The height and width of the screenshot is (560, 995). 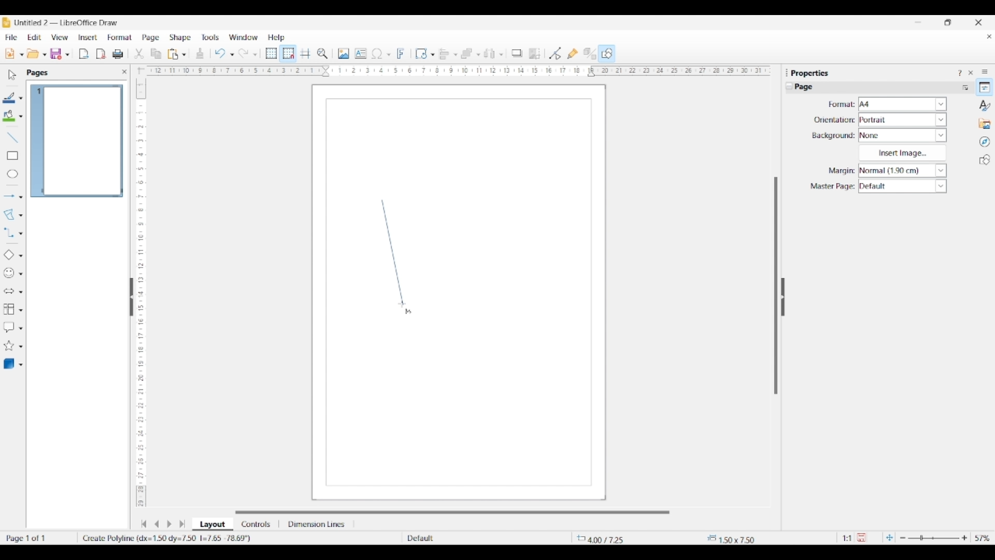 I want to click on Sidebar settings, so click(x=985, y=71).